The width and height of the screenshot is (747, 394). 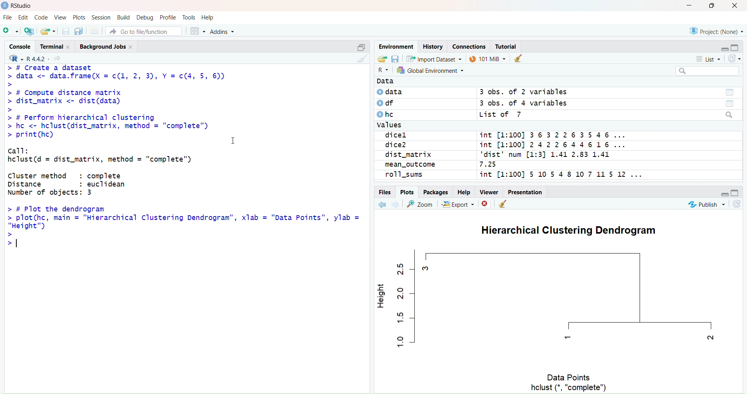 What do you see at coordinates (179, 156) in the screenshot?
I see `> # L(reatc a dataset

> data <- data.frame(X = c(1, 2, 3), Y =c(4, 5, 6))

>

> # Compute distance matrix

> dist_matrix <- dist(data)

>

> # Perform hierarchical clustering

> hc <- hclust(dist_matrix, method = "complete")

> print(hc) I

call:

hclust(d = dist_matrix, method = "complete")

Cluster method : complete

Distance : euclidean

Number of objects: 3

> # Plot the dendrogram
plot(hc, main = "Hierarchical Clustering Dendrogram”, xlab = "Data Points", ylab = "Height")
|` at bounding box center [179, 156].